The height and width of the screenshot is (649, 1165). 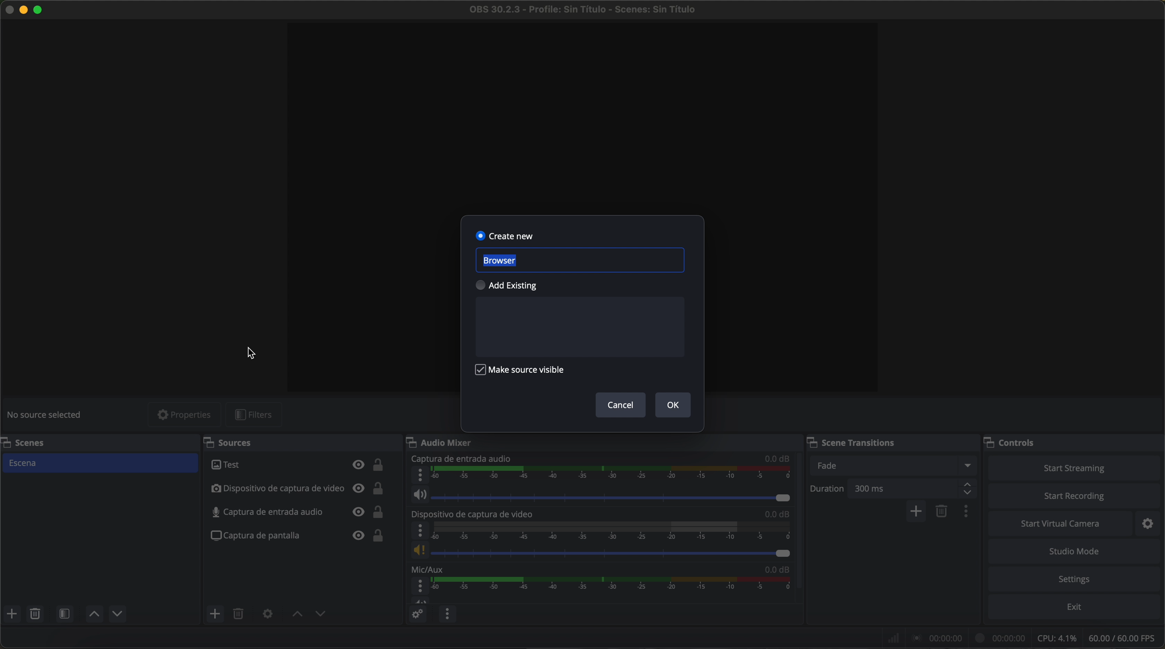 I want to click on sources, so click(x=235, y=442).